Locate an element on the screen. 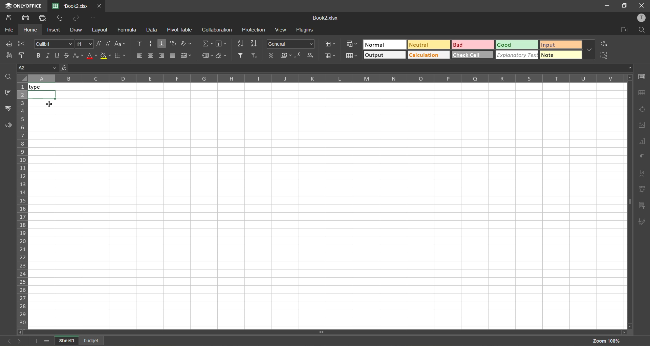  underline is located at coordinates (58, 56).